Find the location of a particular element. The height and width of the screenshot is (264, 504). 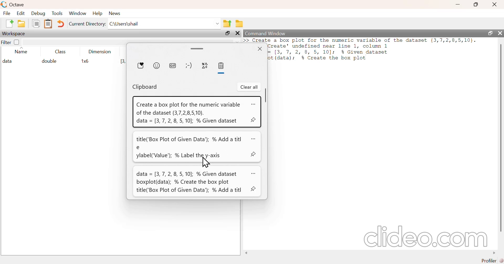

clear all is located at coordinates (250, 87).